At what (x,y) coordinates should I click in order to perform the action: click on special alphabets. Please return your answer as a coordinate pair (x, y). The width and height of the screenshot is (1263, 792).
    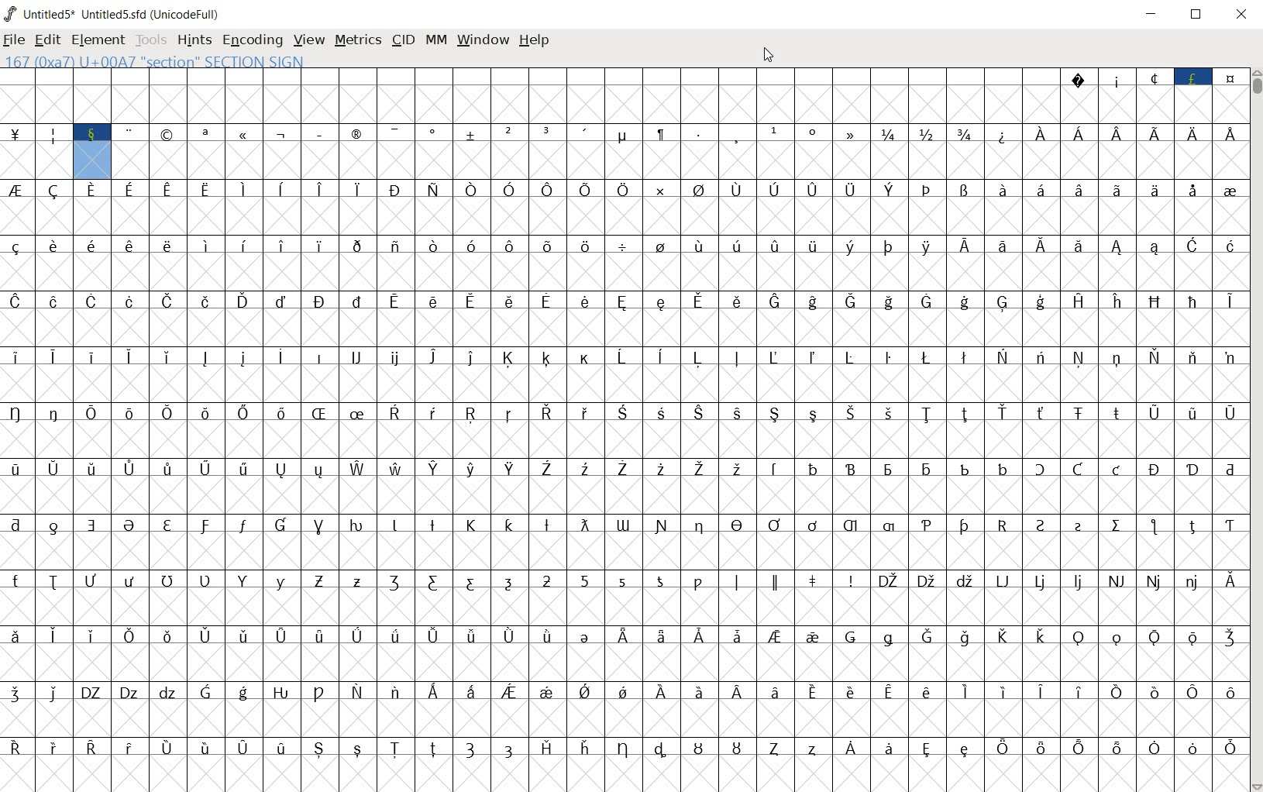
    Looking at the image, I should click on (1000, 319).